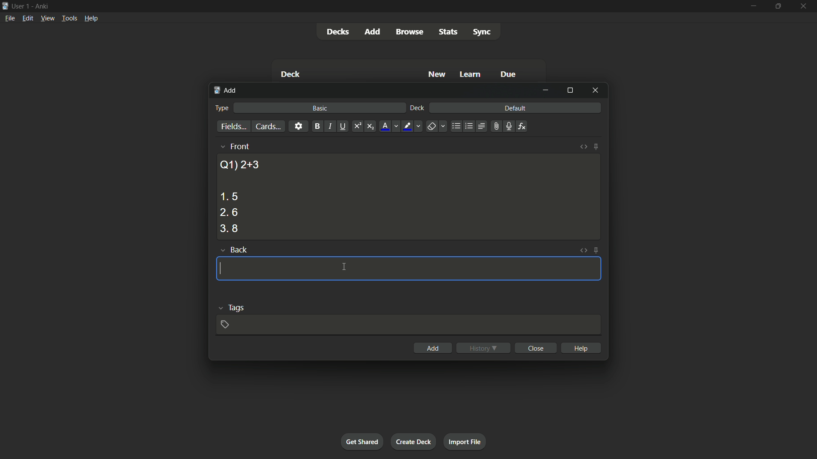 The image size is (817, 459). Describe the element at coordinates (537, 348) in the screenshot. I see `close` at that location.